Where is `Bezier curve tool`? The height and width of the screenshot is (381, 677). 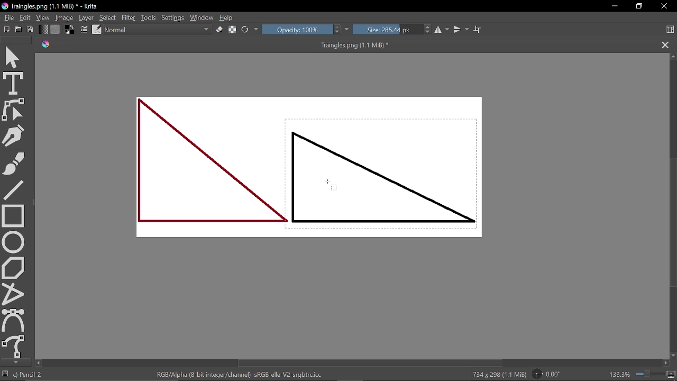 Bezier curve tool is located at coordinates (14, 320).